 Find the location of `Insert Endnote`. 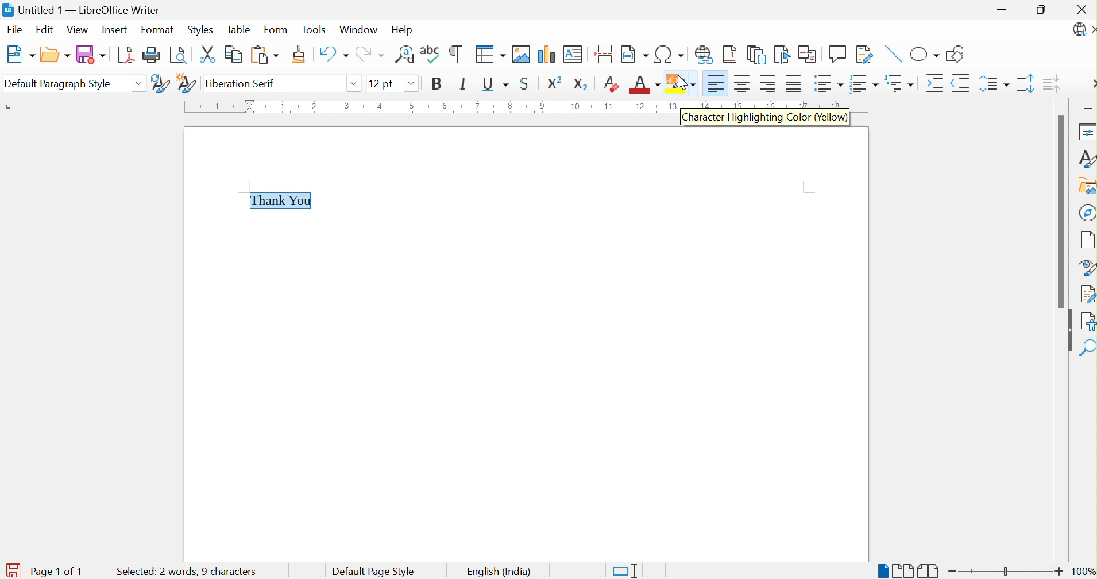

Insert Endnote is located at coordinates (756, 56).